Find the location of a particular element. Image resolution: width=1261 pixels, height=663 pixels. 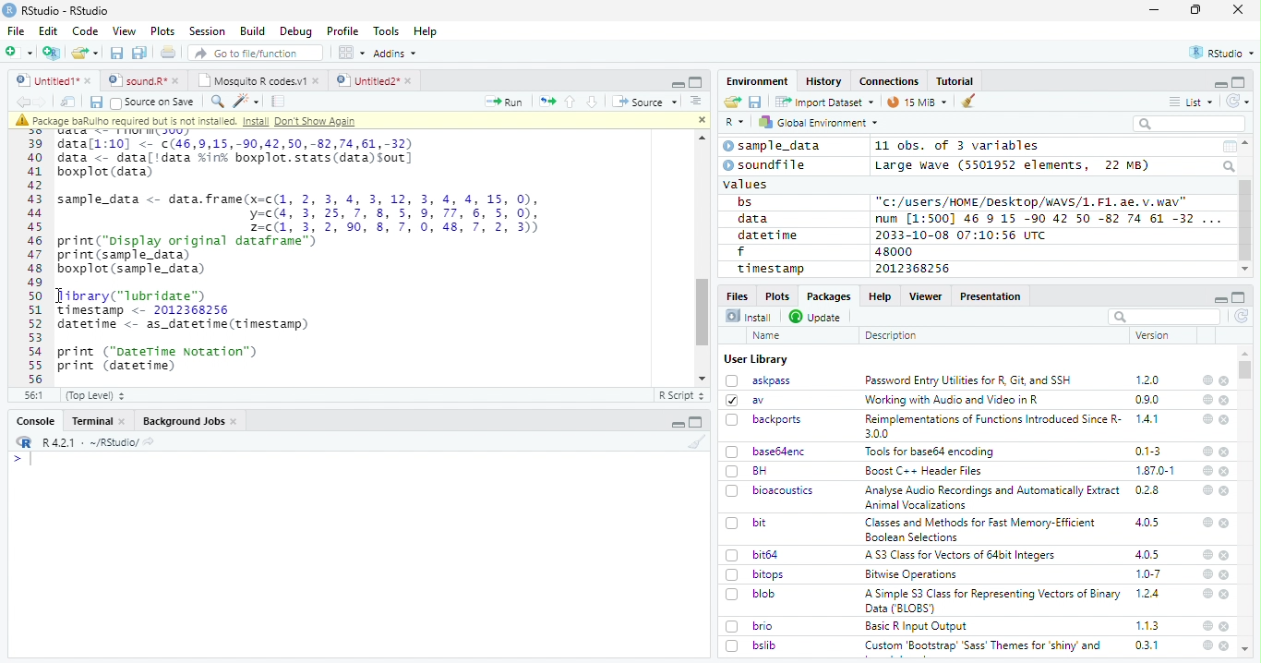

close is located at coordinates (1238, 8).